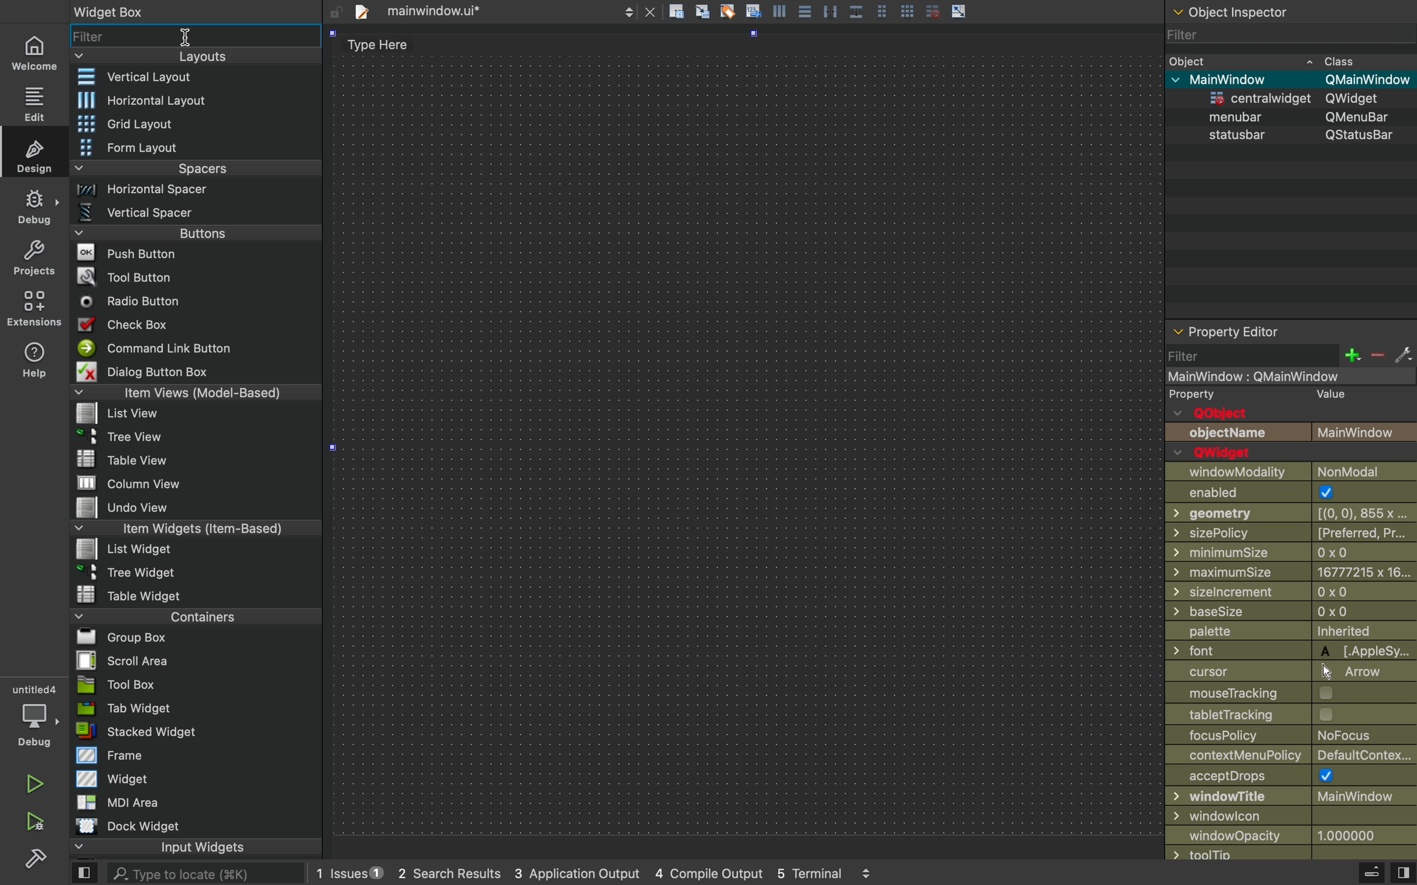  Describe the element at coordinates (704, 12) in the screenshot. I see `icon` at that location.